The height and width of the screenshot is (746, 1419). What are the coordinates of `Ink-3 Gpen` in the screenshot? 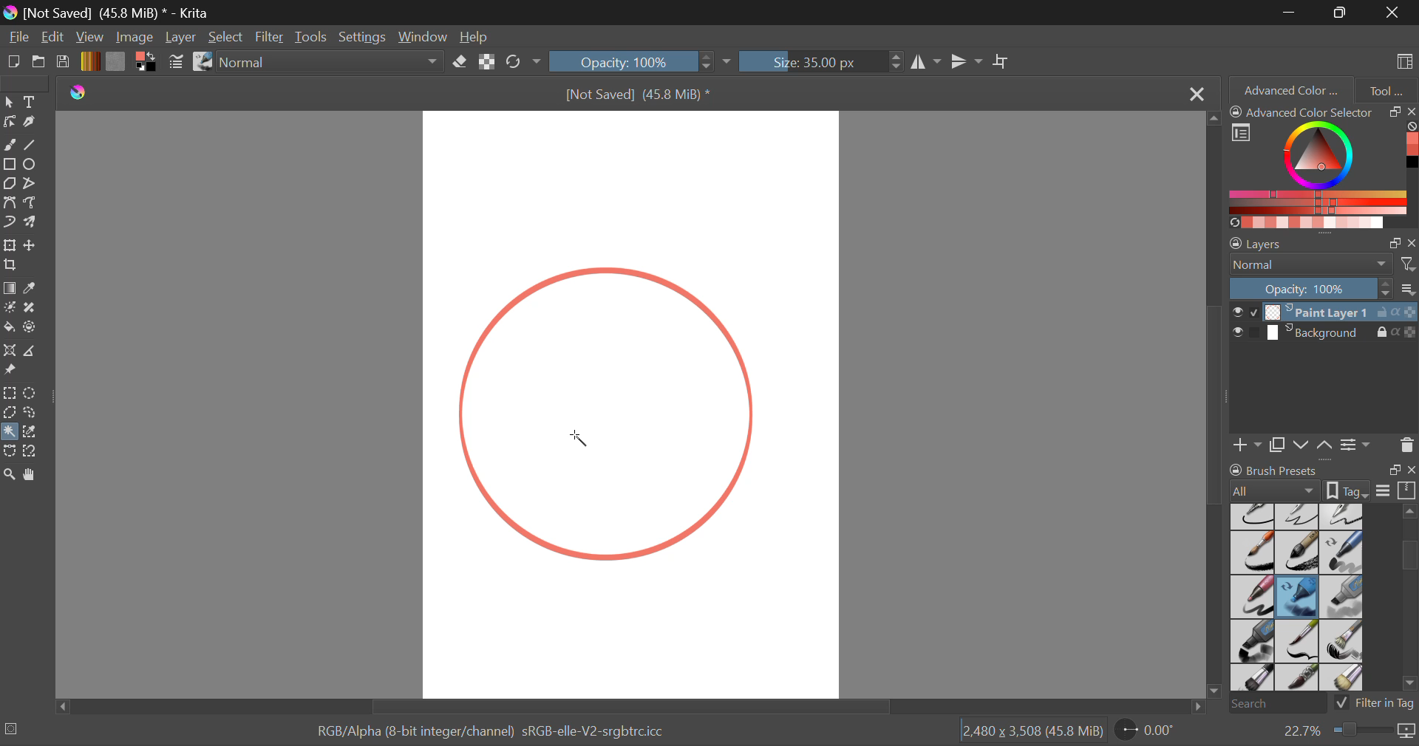 It's located at (1299, 516).